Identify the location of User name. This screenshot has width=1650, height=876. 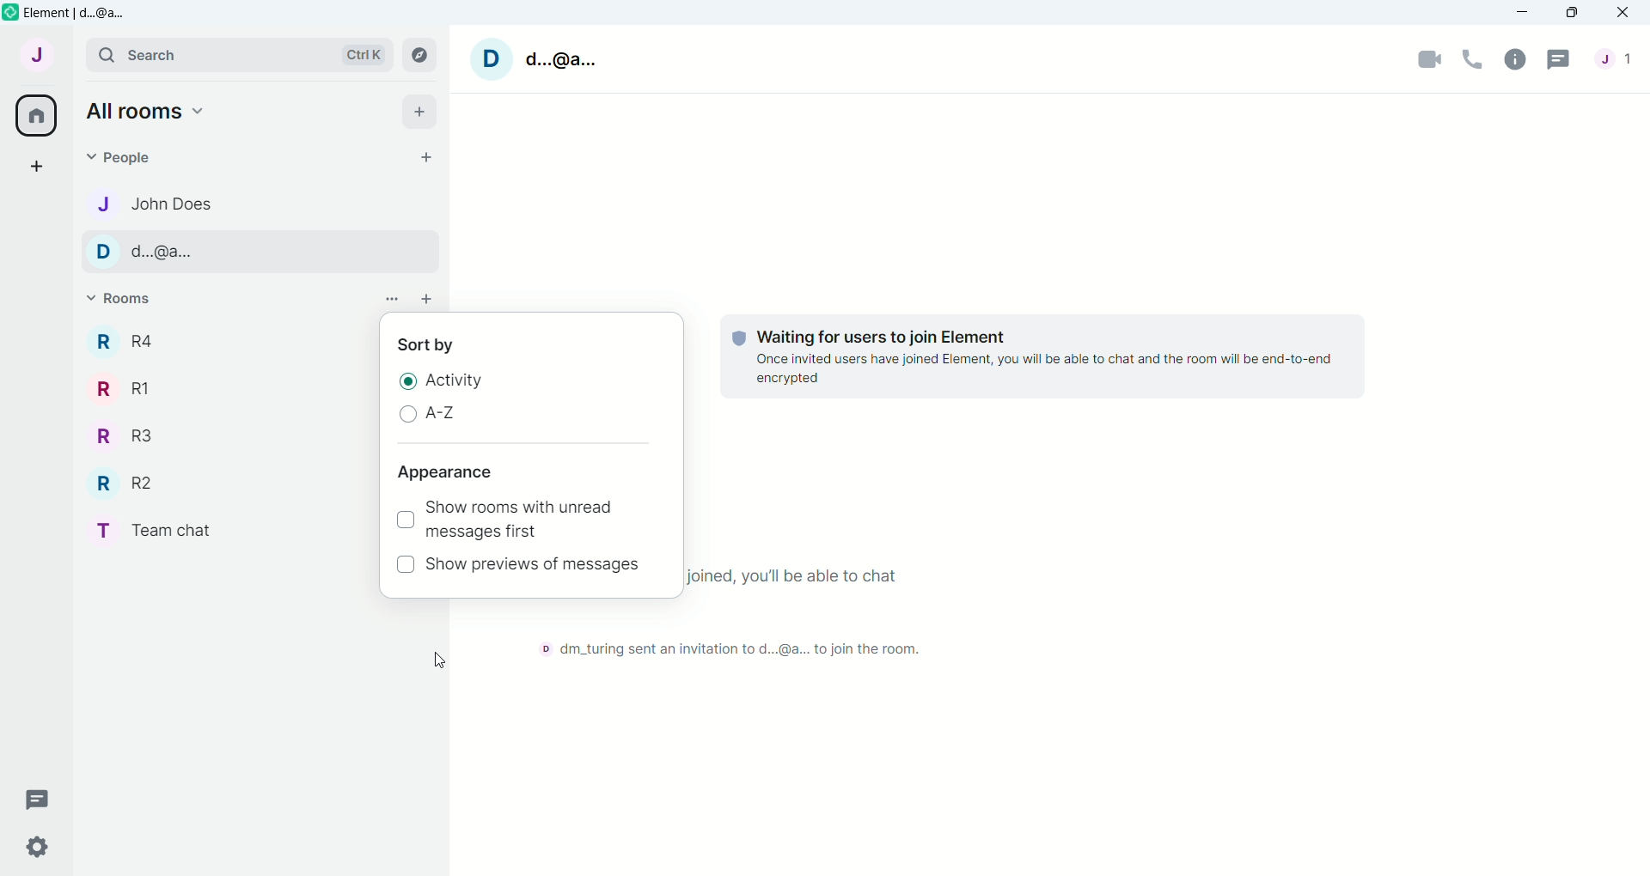
(539, 57).